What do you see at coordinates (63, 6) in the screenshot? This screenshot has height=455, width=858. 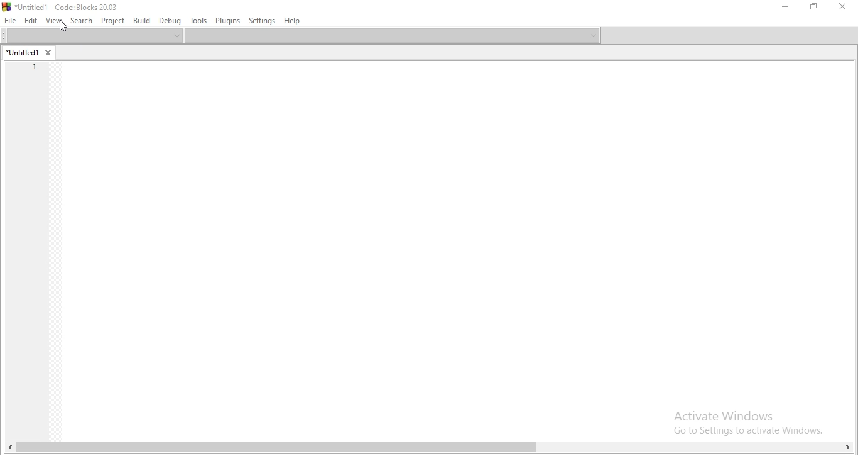 I see `*Untitled! - Code::Blocks 20.03` at bounding box center [63, 6].